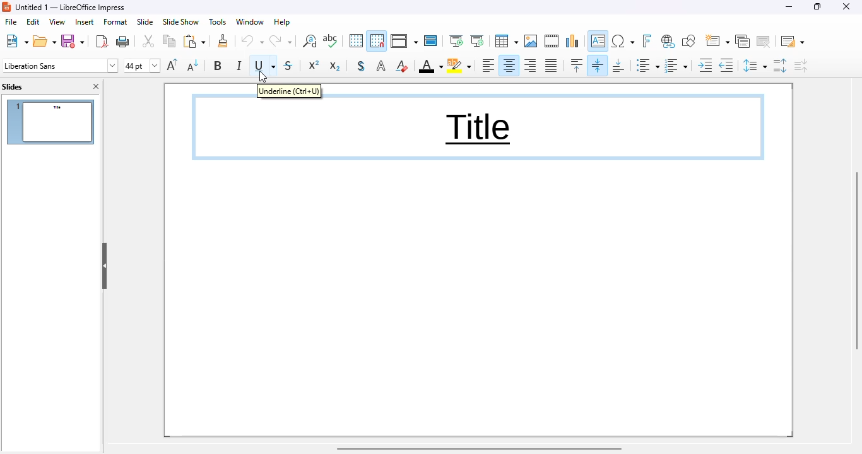 The height and width of the screenshot is (454, 862). What do you see at coordinates (706, 66) in the screenshot?
I see `increase indent` at bounding box center [706, 66].